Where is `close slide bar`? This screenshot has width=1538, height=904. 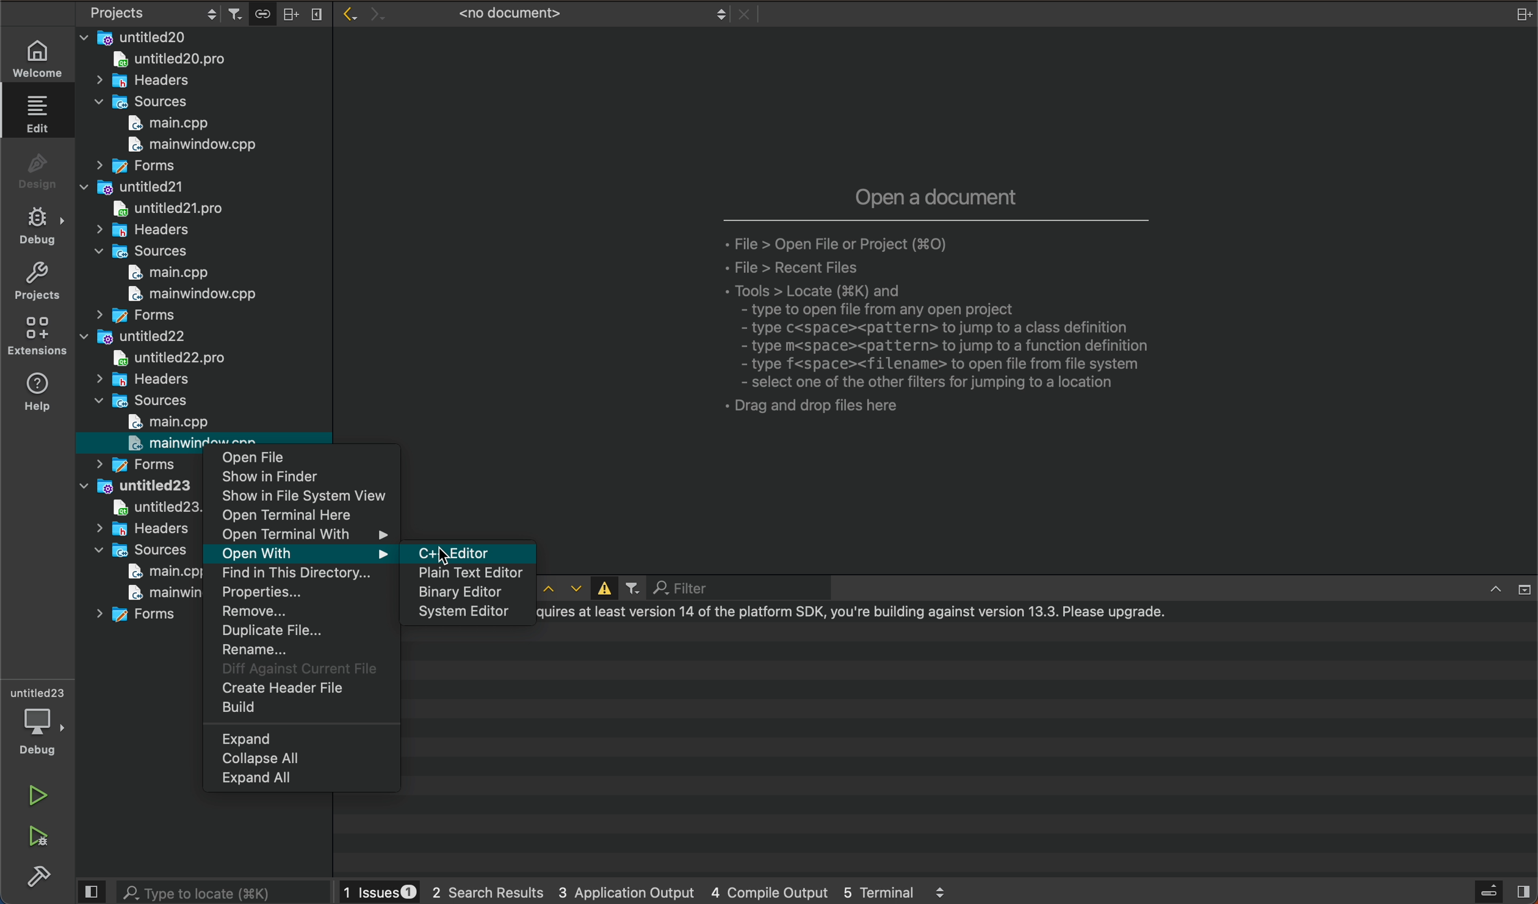
close slide bar is located at coordinates (93, 892).